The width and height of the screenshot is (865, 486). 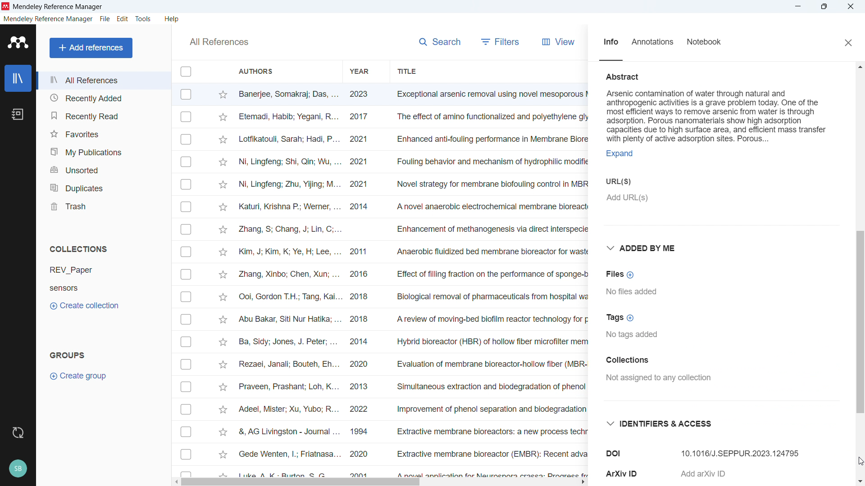 What do you see at coordinates (621, 275) in the screenshot?
I see `Add files ` at bounding box center [621, 275].